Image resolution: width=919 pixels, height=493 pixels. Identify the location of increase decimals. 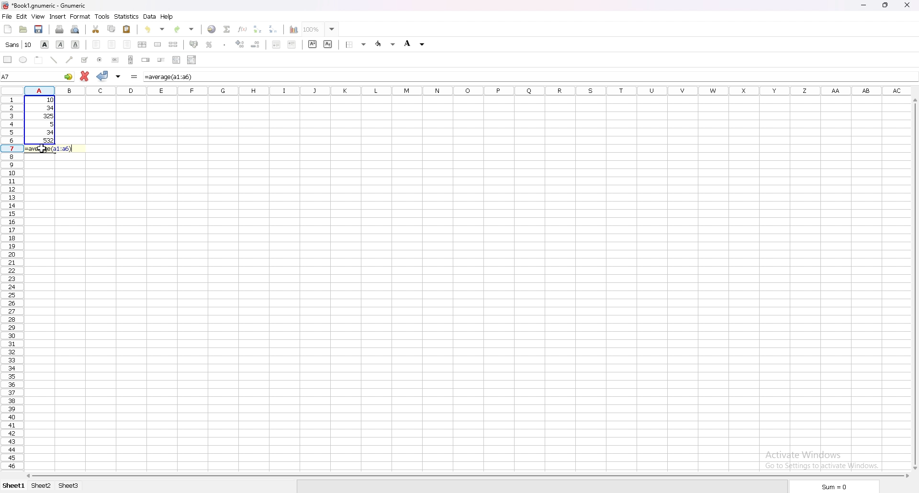
(240, 44).